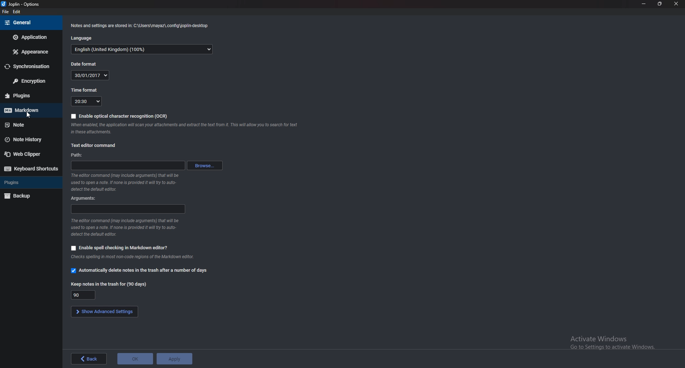 The width and height of the screenshot is (685, 368). I want to click on path, so click(128, 165).